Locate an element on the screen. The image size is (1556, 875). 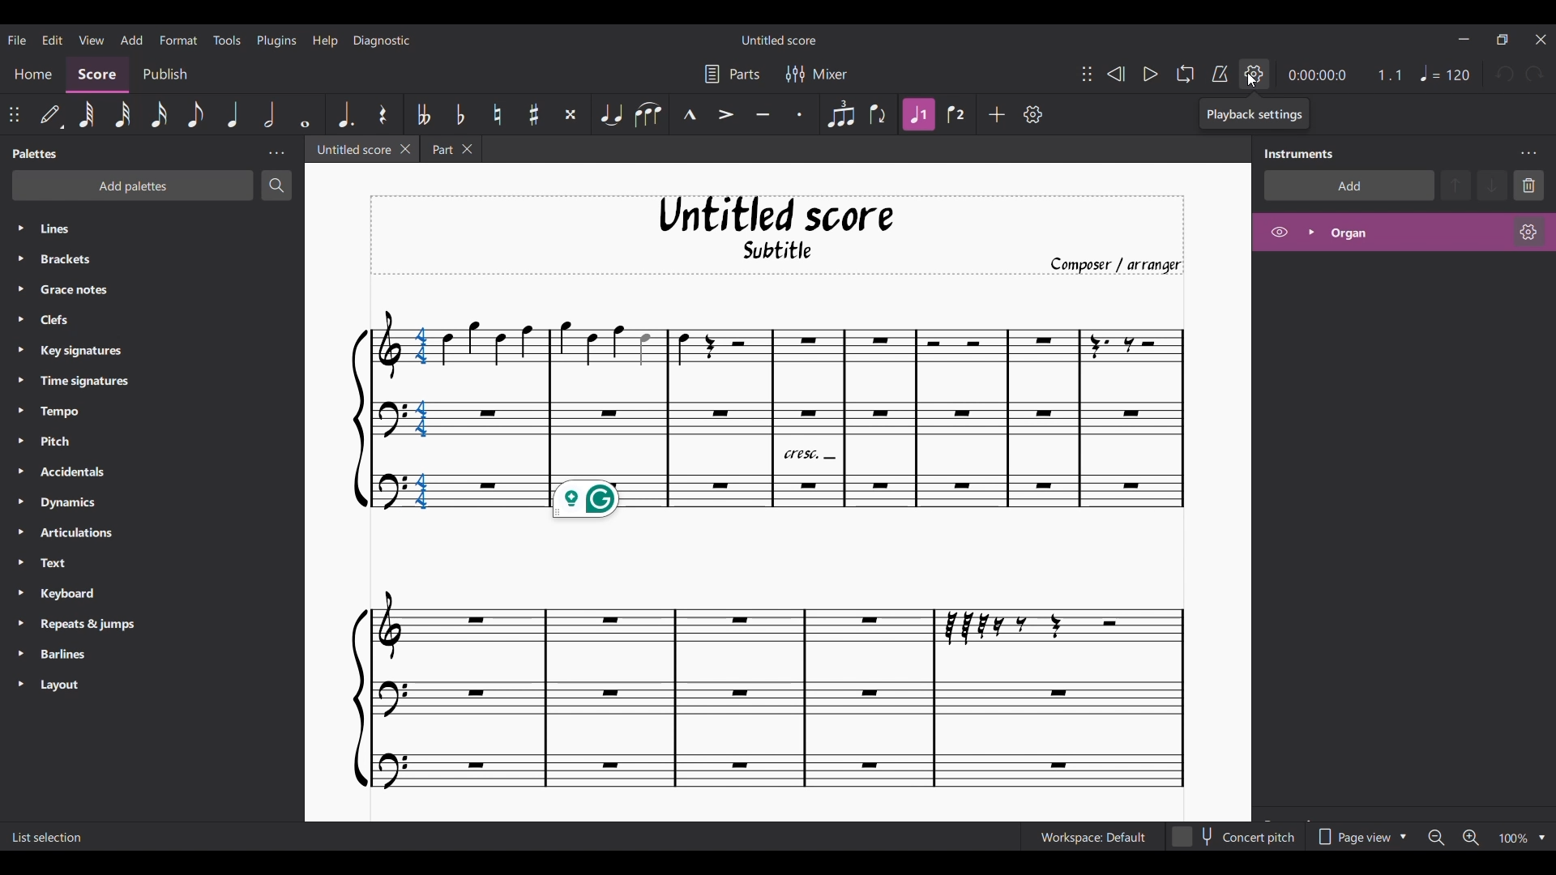
Tie is located at coordinates (610, 113).